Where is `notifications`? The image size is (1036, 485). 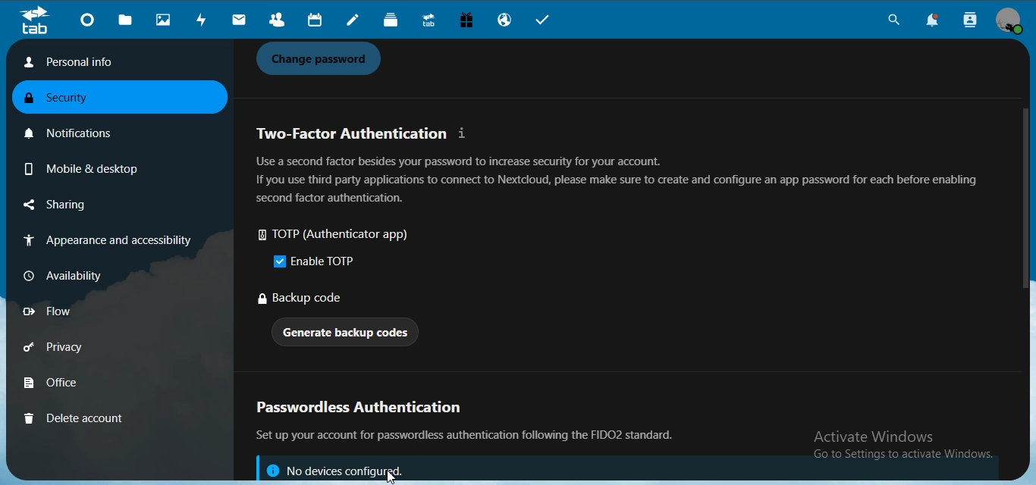 notifications is located at coordinates (77, 130).